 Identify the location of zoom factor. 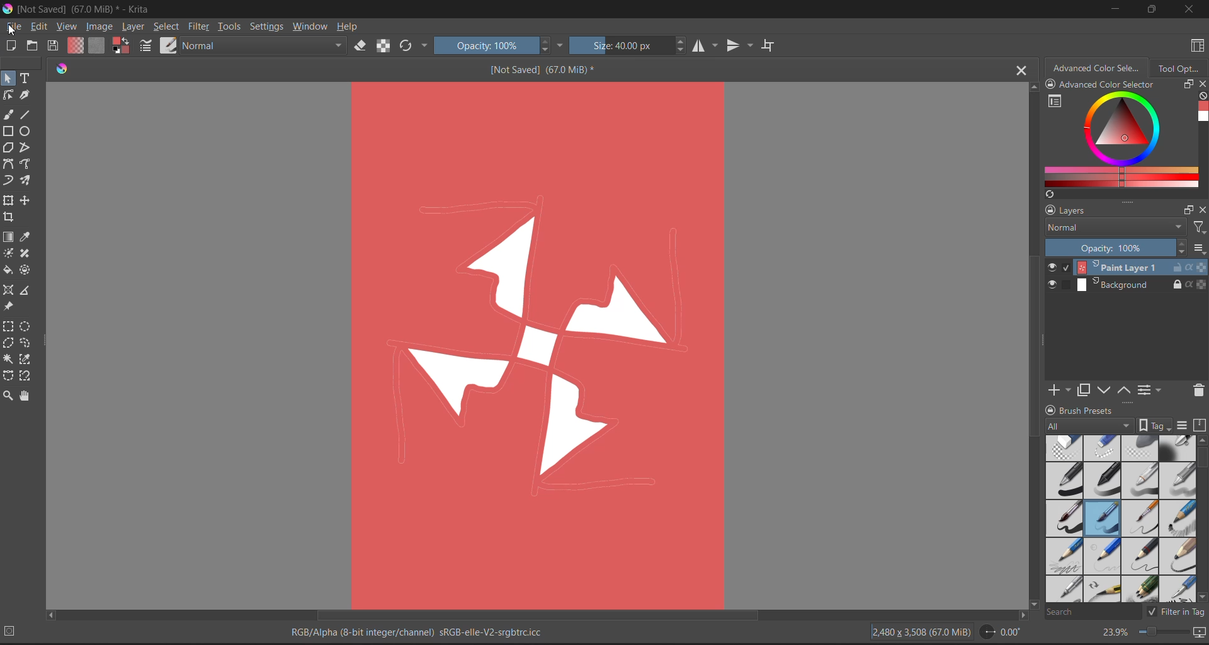
(1116, 632).